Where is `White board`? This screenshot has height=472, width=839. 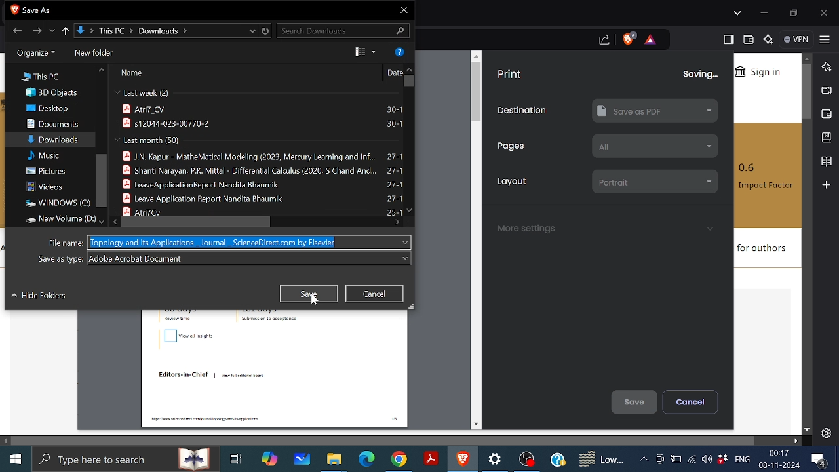 White board is located at coordinates (302, 462).